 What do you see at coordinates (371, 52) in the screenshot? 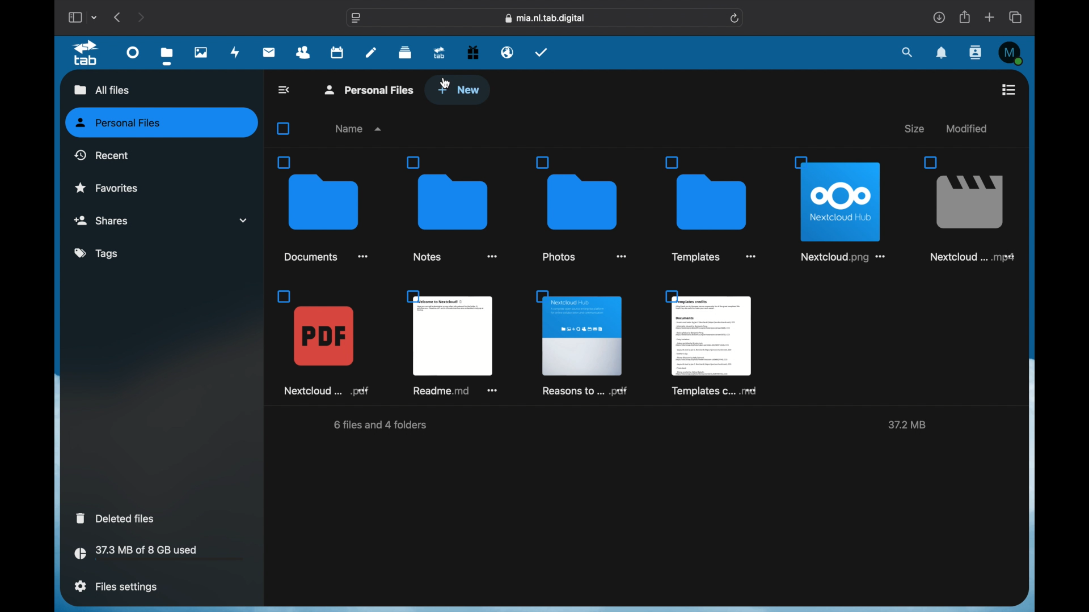
I see `notes` at bounding box center [371, 52].